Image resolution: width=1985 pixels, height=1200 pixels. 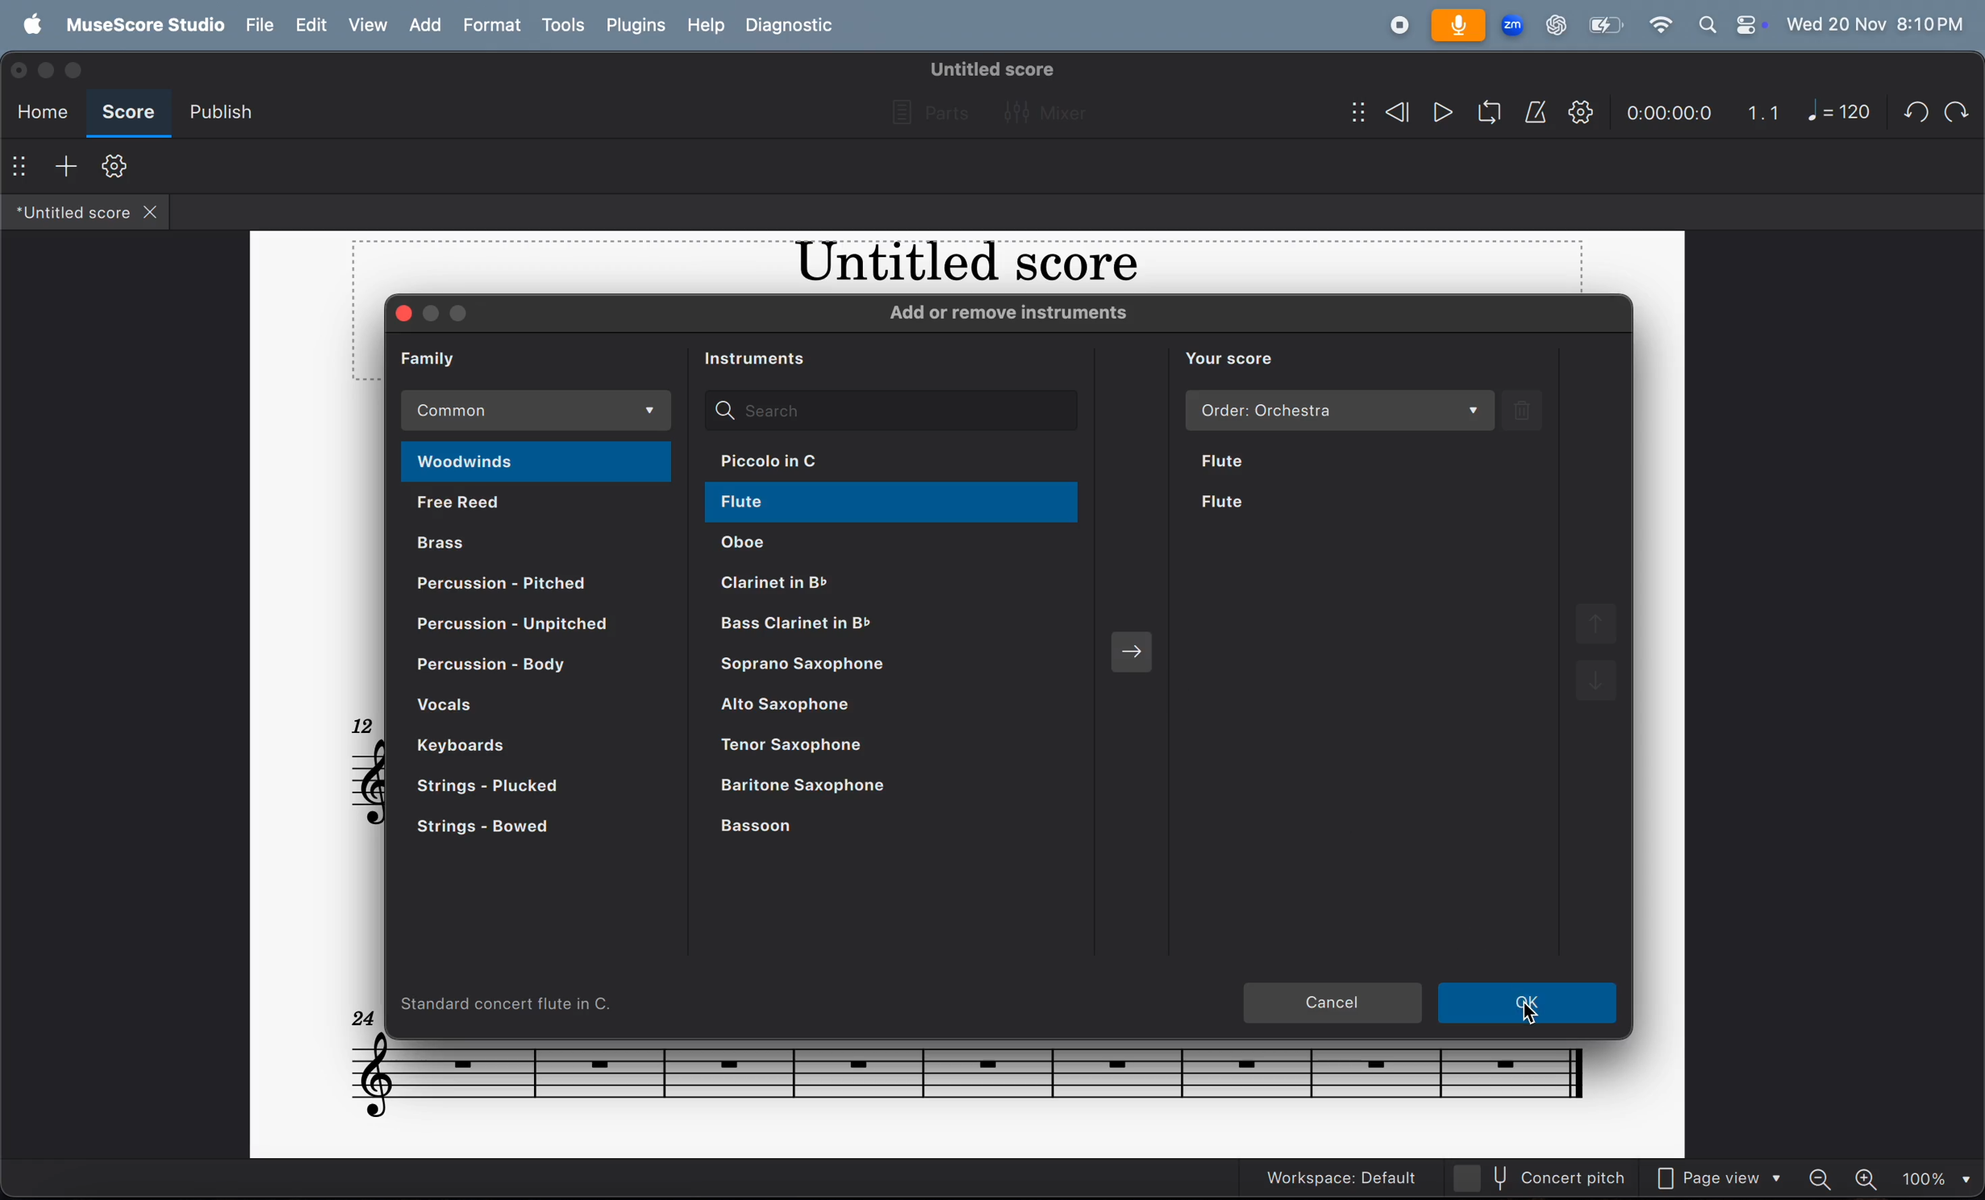 I want to click on percusion pitched, so click(x=519, y=586).